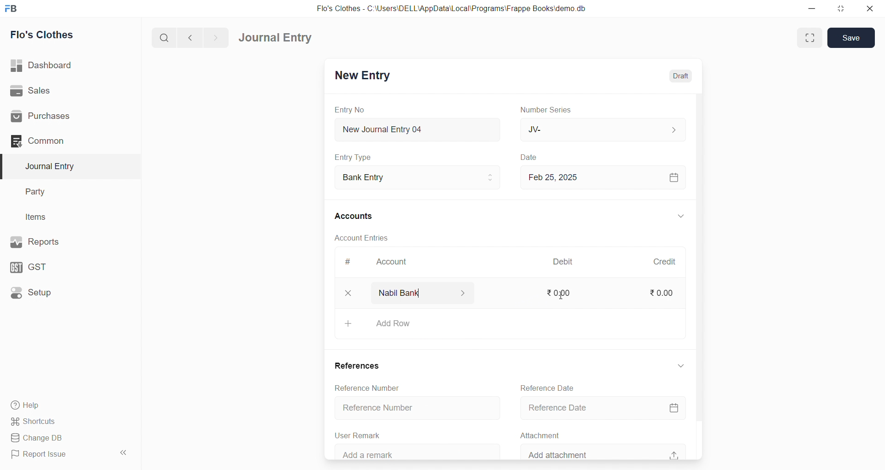 Image resolution: width=885 pixels, height=470 pixels. I want to click on Expand Window, so click(810, 38).